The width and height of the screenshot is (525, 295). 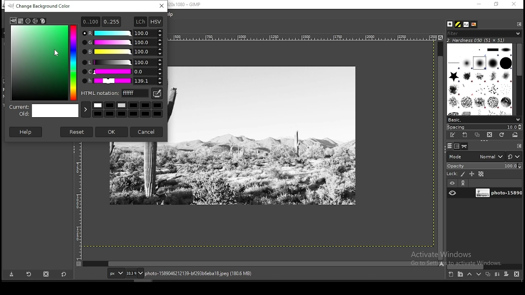 What do you see at coordinates (469, 274) in the screenshot?
I see `move layer one step up` at bounding box center [469, 274].